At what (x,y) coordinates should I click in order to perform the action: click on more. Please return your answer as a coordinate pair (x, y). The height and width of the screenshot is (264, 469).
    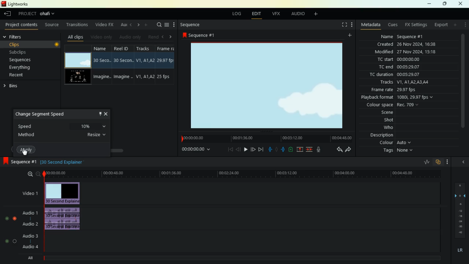
    Looking at the image, I should click on (466, 25).